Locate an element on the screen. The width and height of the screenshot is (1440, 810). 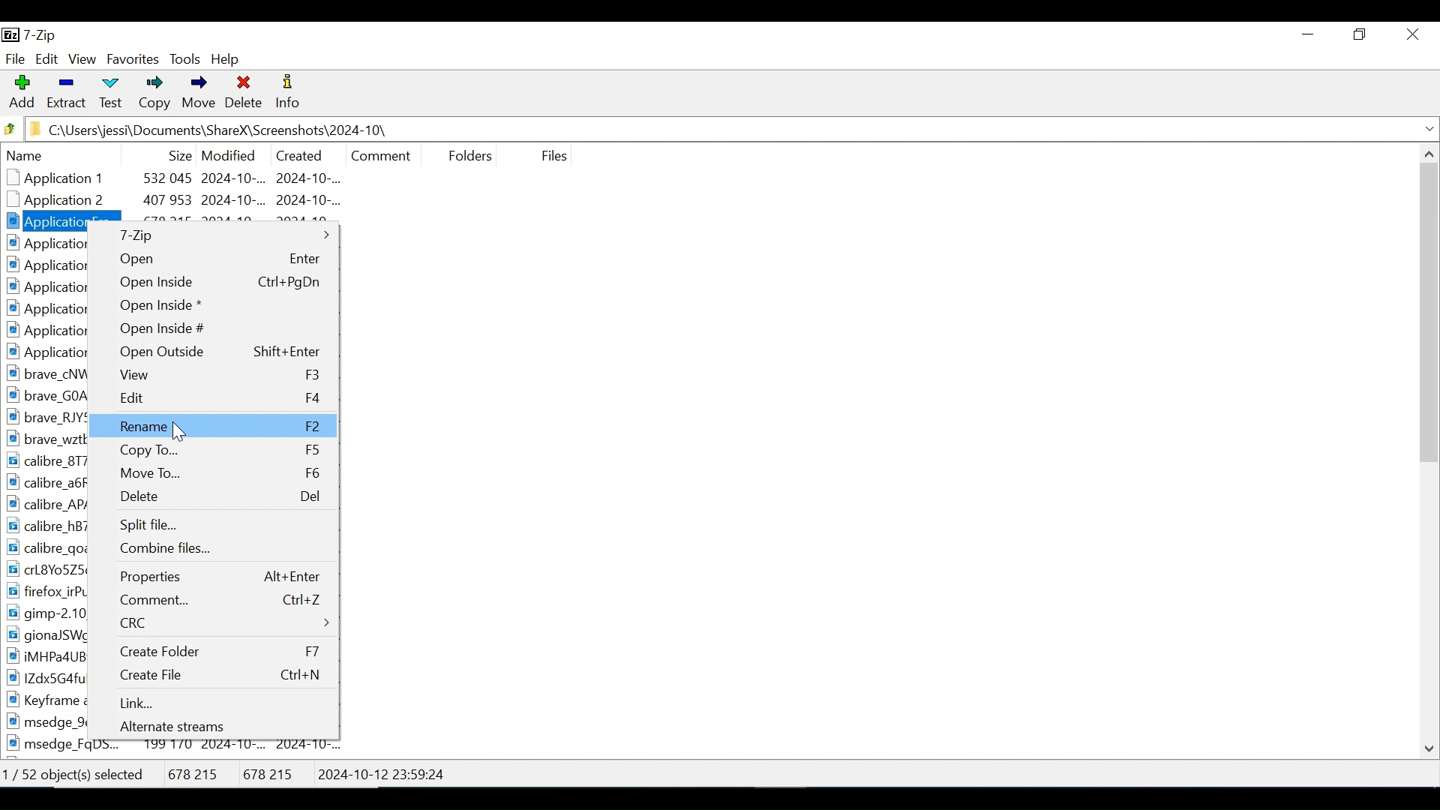
Create Folder is located at coordinates (214, 650).